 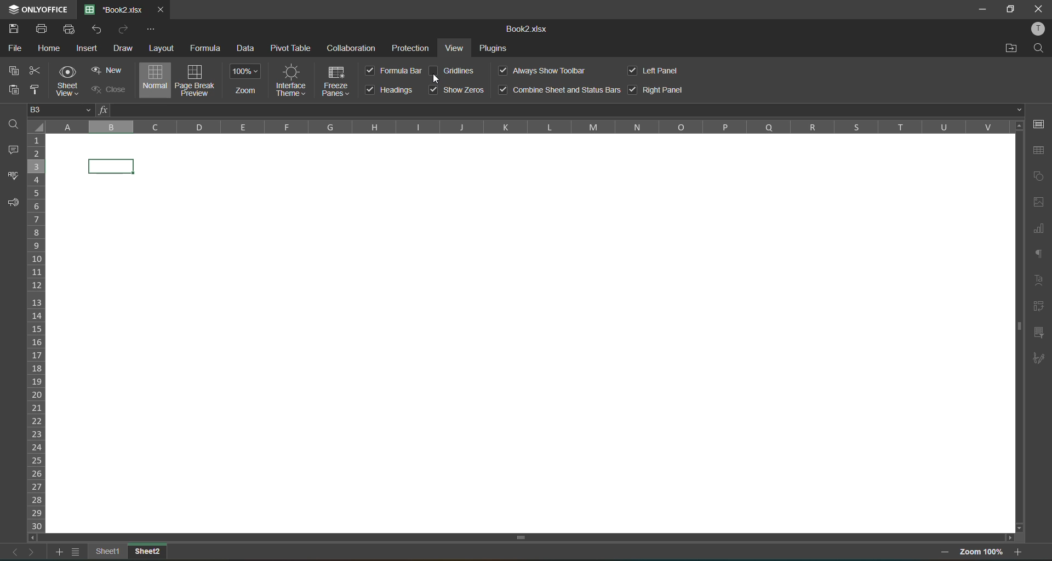 What do you see at coordinates (13, 205) in the screenshot?
I see `feedback` at bounding box center [13, 205].